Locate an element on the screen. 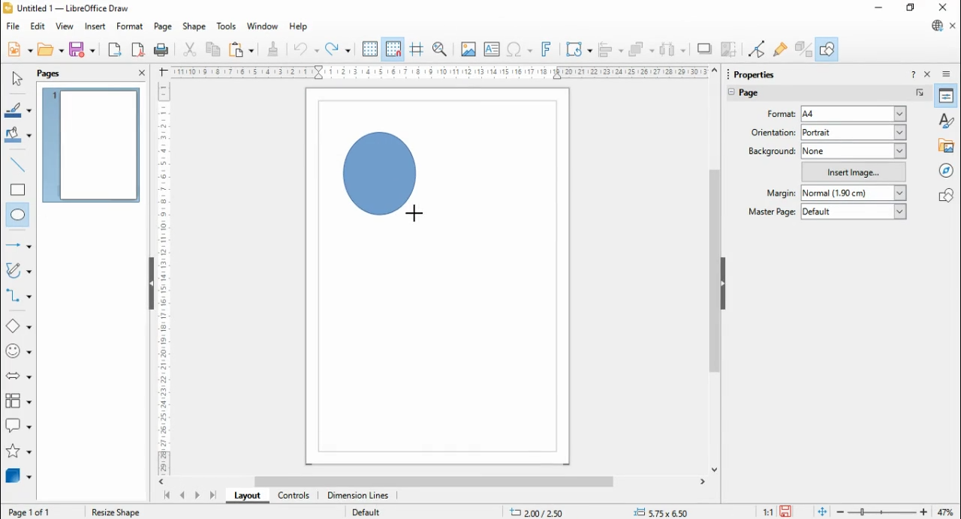  sidebar deck settings is located at coordinates (947, 74).